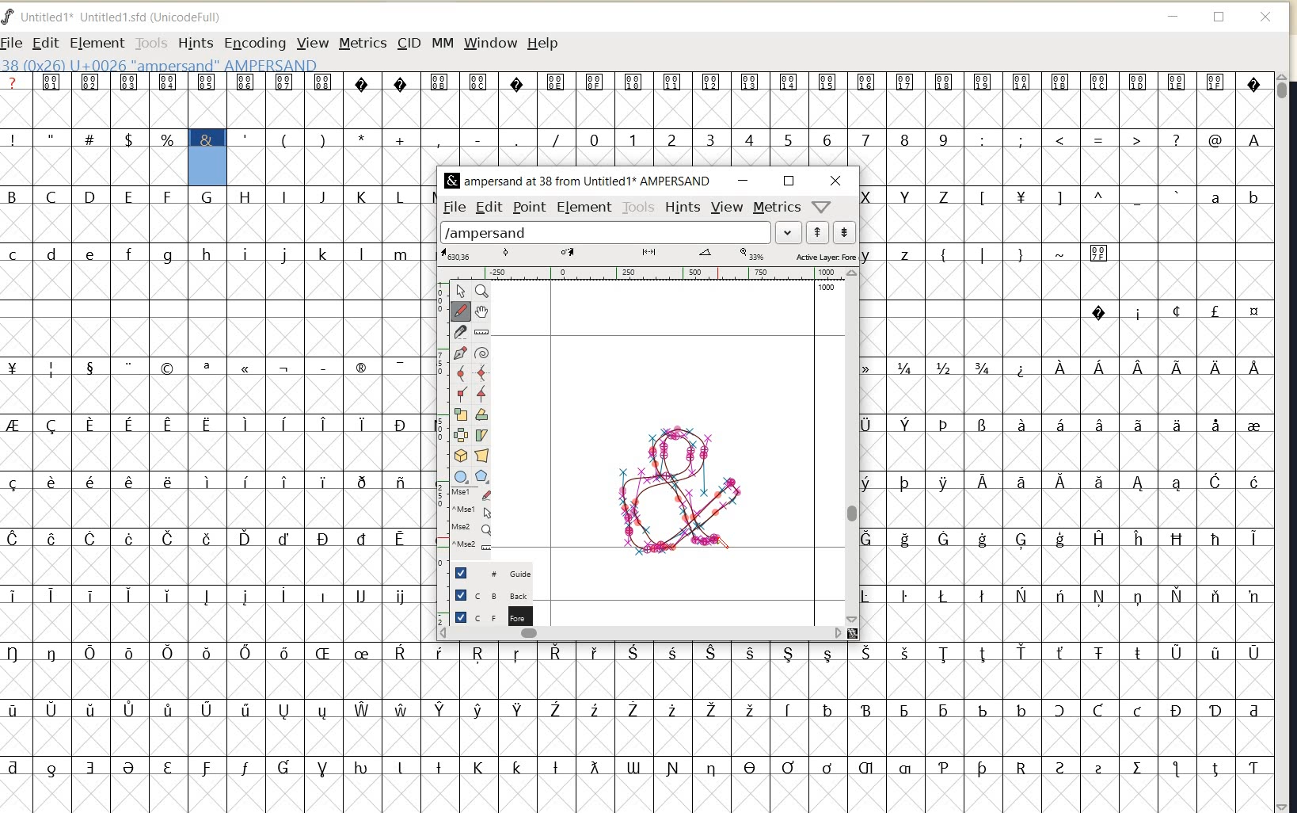  What do you see at coordinates (490, 572) in the screenshot?
I see `GUIDE` at bounding box center [490, 572].